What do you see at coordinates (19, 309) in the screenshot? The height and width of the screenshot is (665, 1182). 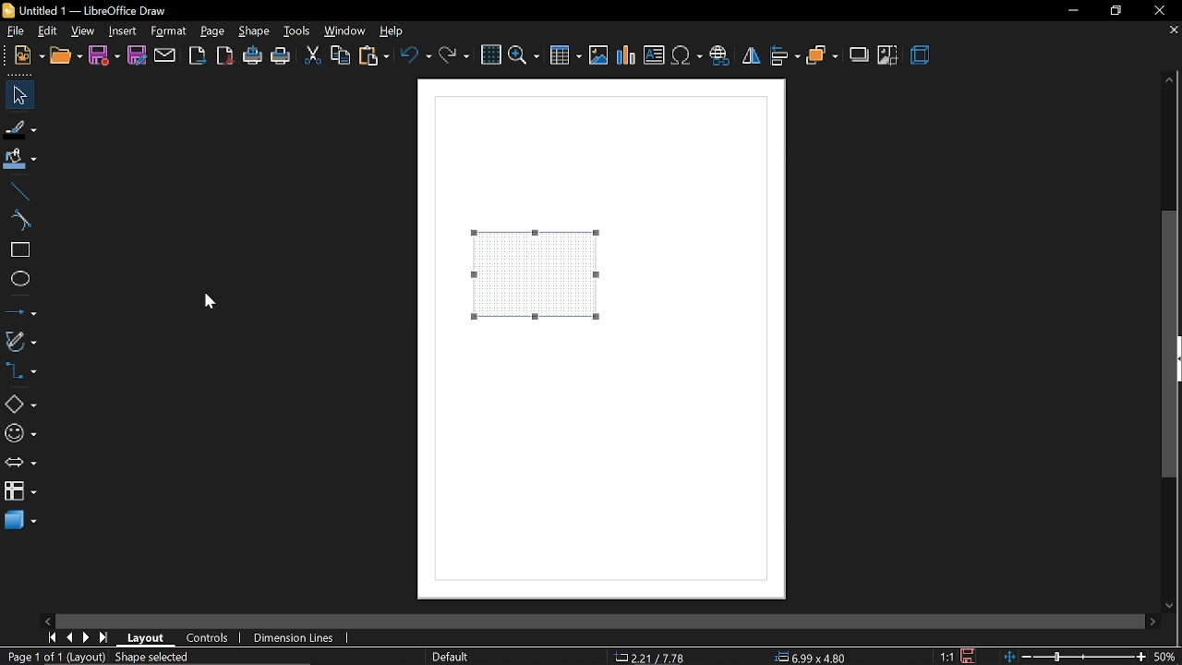 I see `lines and arrow` at bounding box center [19, 309].